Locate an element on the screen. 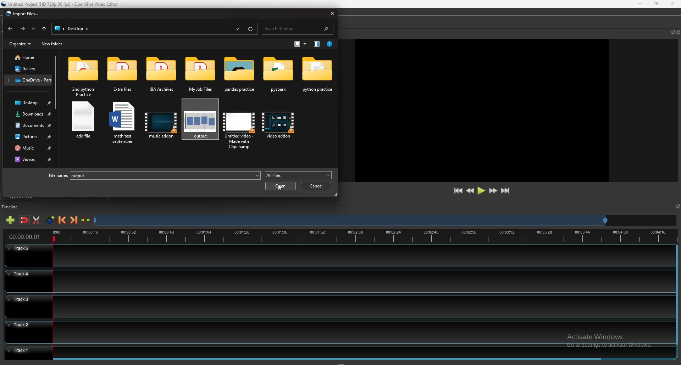 This screenshot has height=365, width=681. scroll bar is located at coordinates (677, 300).